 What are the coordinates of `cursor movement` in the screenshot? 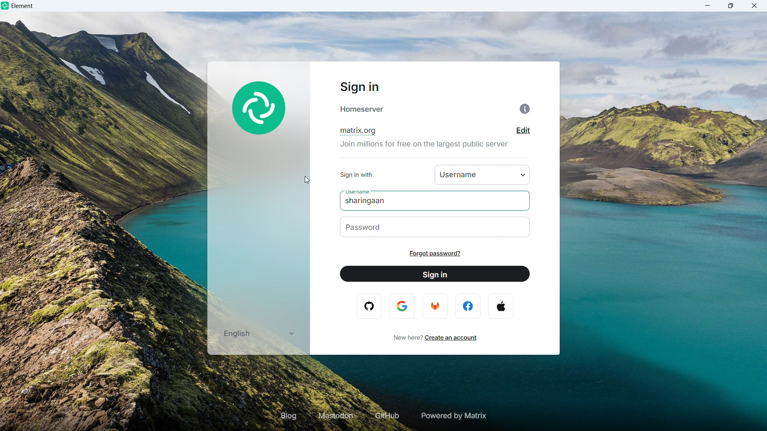 It's located at (308, 180).